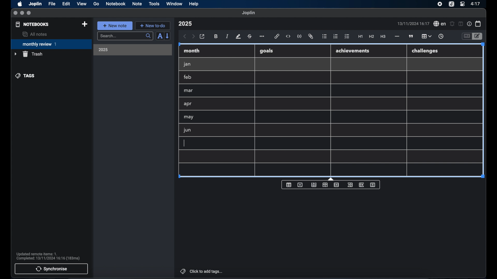 The height and width of the screenshot is (279, 497). I want to click on code, so click(299, 37).